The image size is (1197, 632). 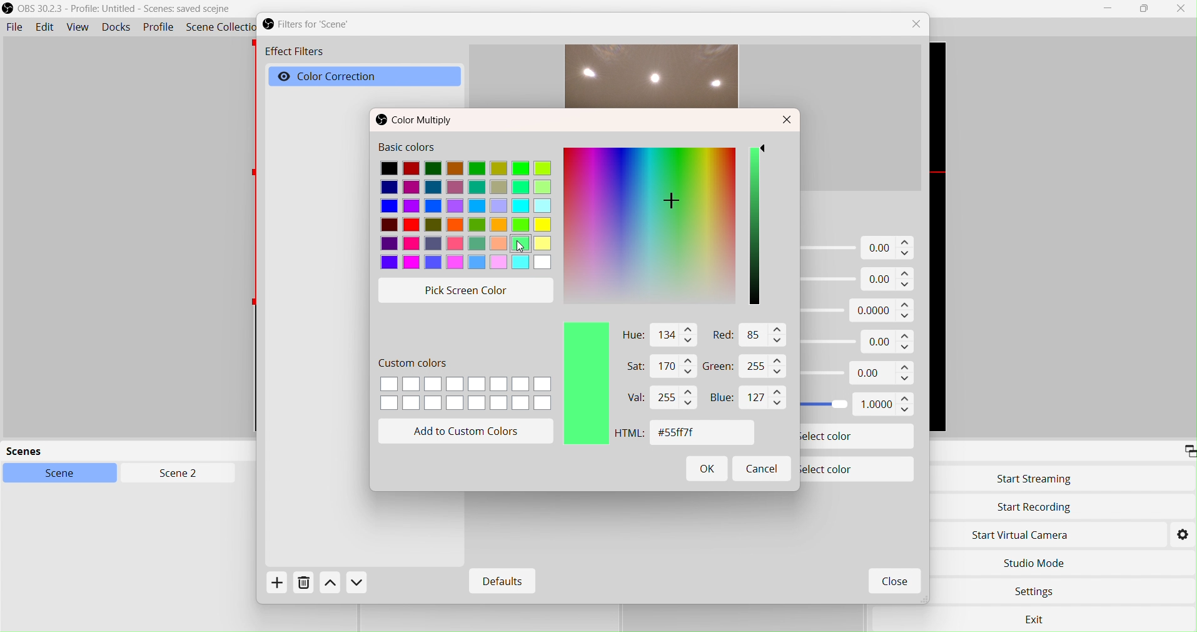 I want to click on Filters, so click(x=317, y=24).